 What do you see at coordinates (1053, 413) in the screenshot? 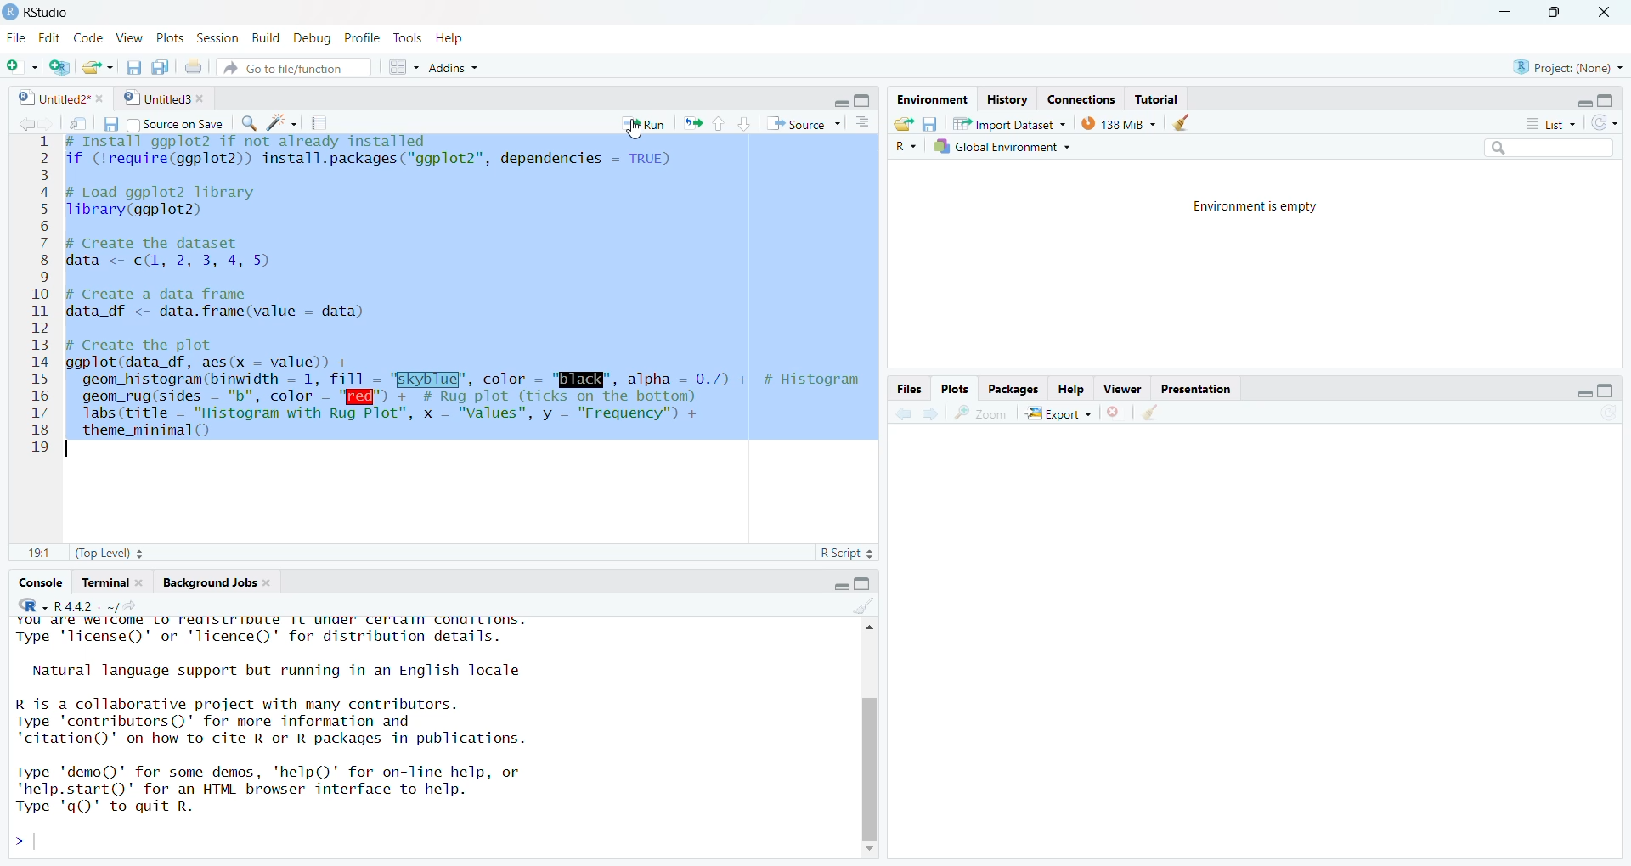
I see `Export ` at bounding box center [1053, 413].